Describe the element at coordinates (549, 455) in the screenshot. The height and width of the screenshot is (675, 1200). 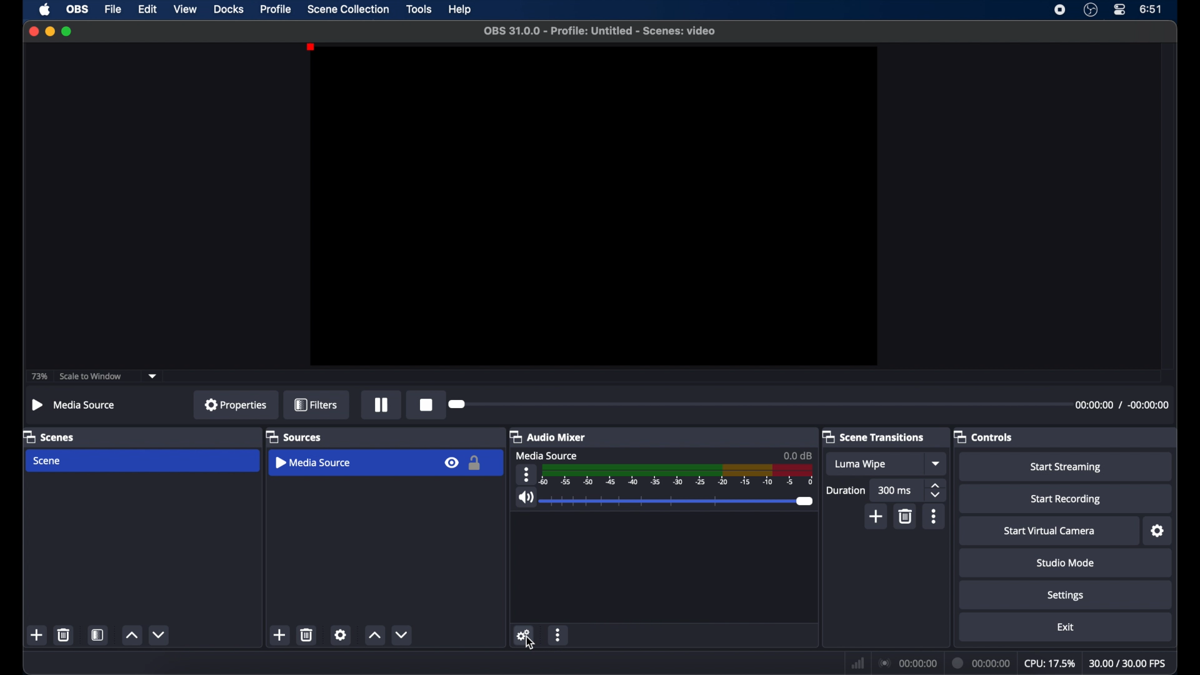
I see `media source` at that location.